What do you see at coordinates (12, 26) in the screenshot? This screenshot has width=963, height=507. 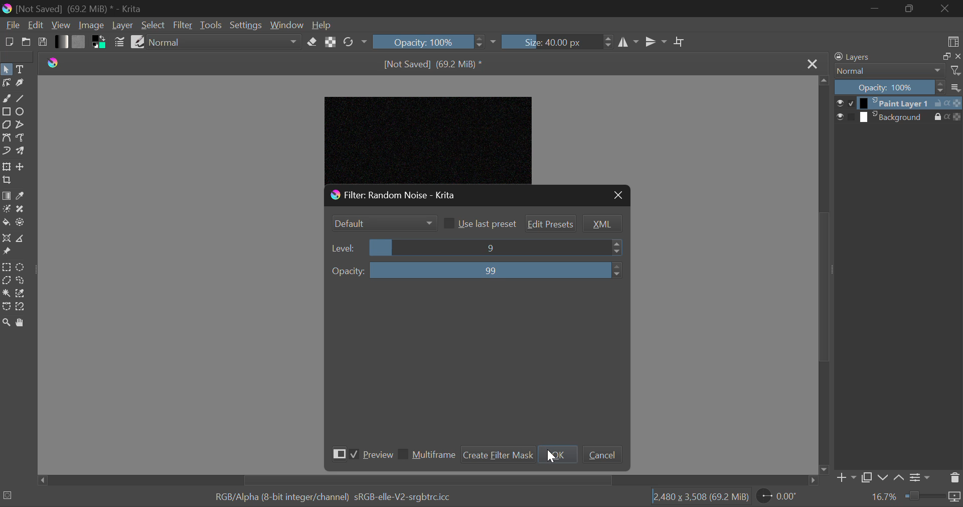 I see `File` at bounding box center [12, 26].